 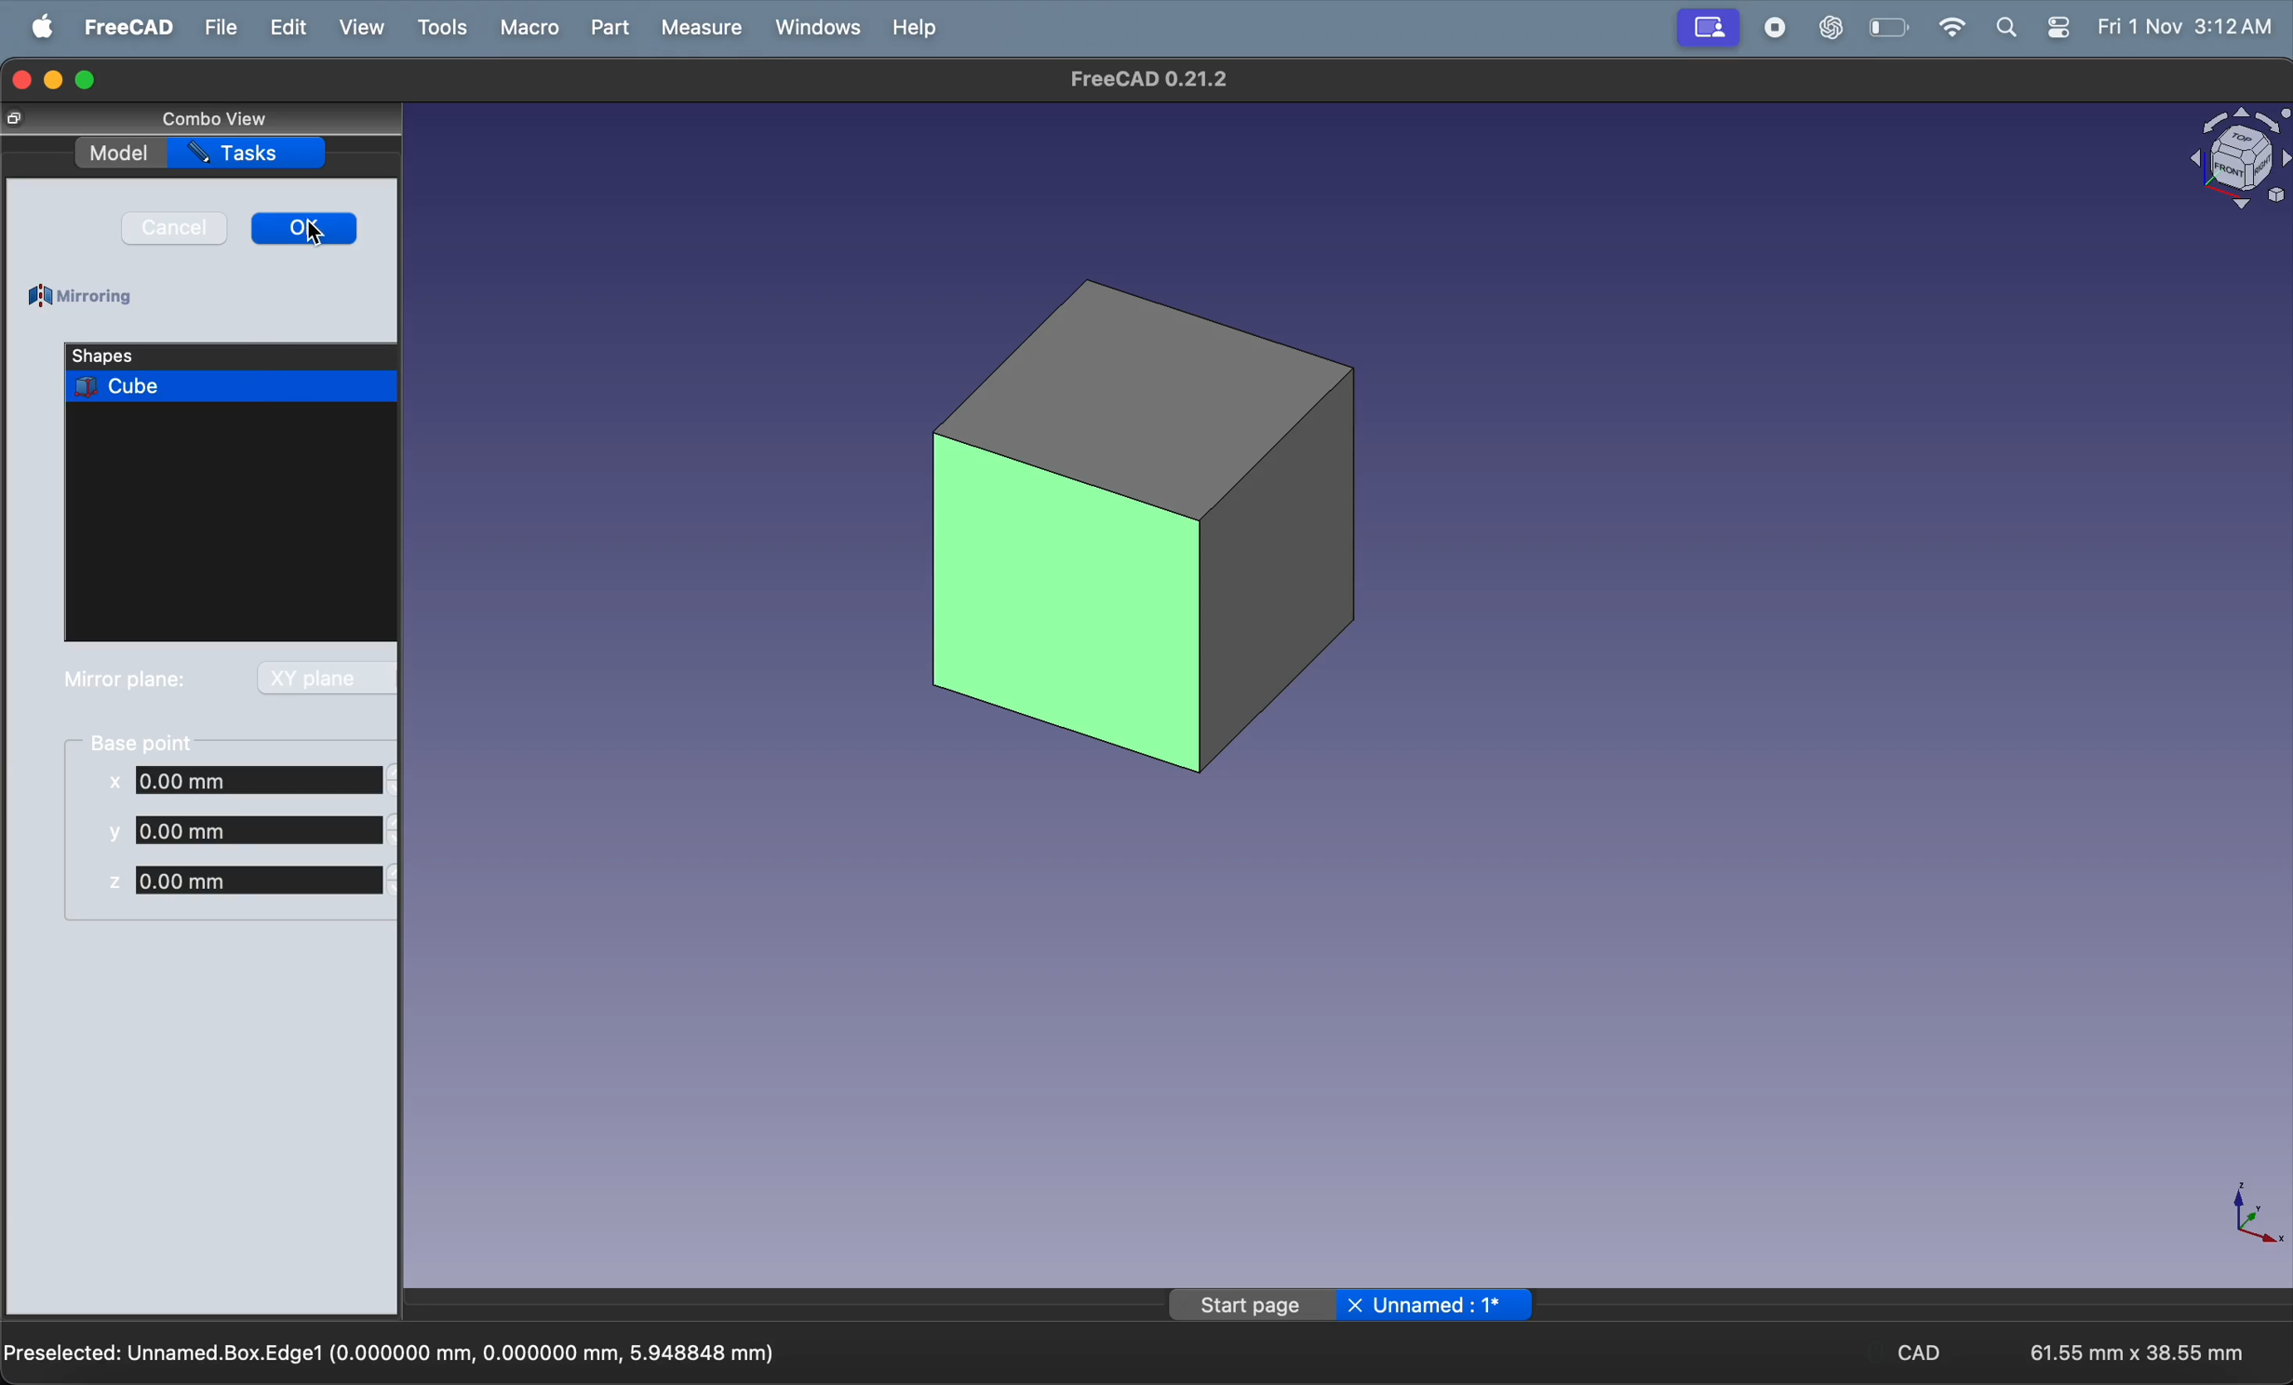 I want to click on Preselected: Unnamed.Box.Edge1 (0.000000 mm, 0.000000 mm, 5.948848 mm), so click(x=393, y=1351).